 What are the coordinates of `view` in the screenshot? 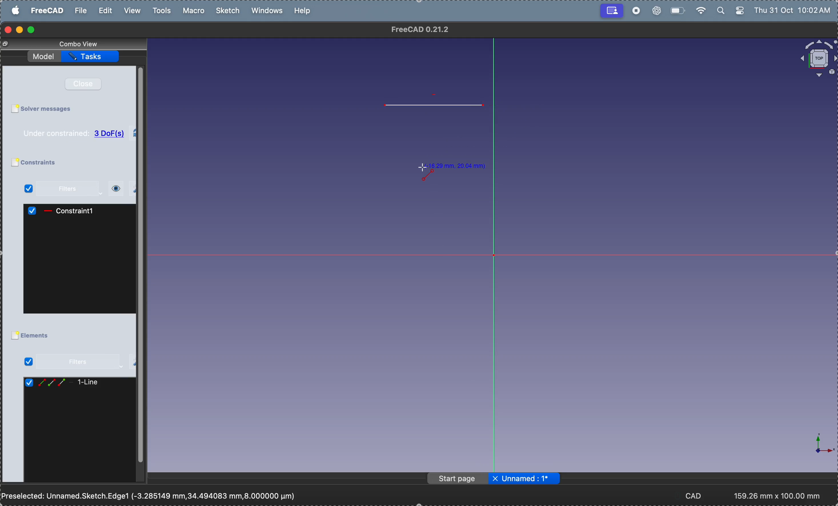 It's located at (131, 11).